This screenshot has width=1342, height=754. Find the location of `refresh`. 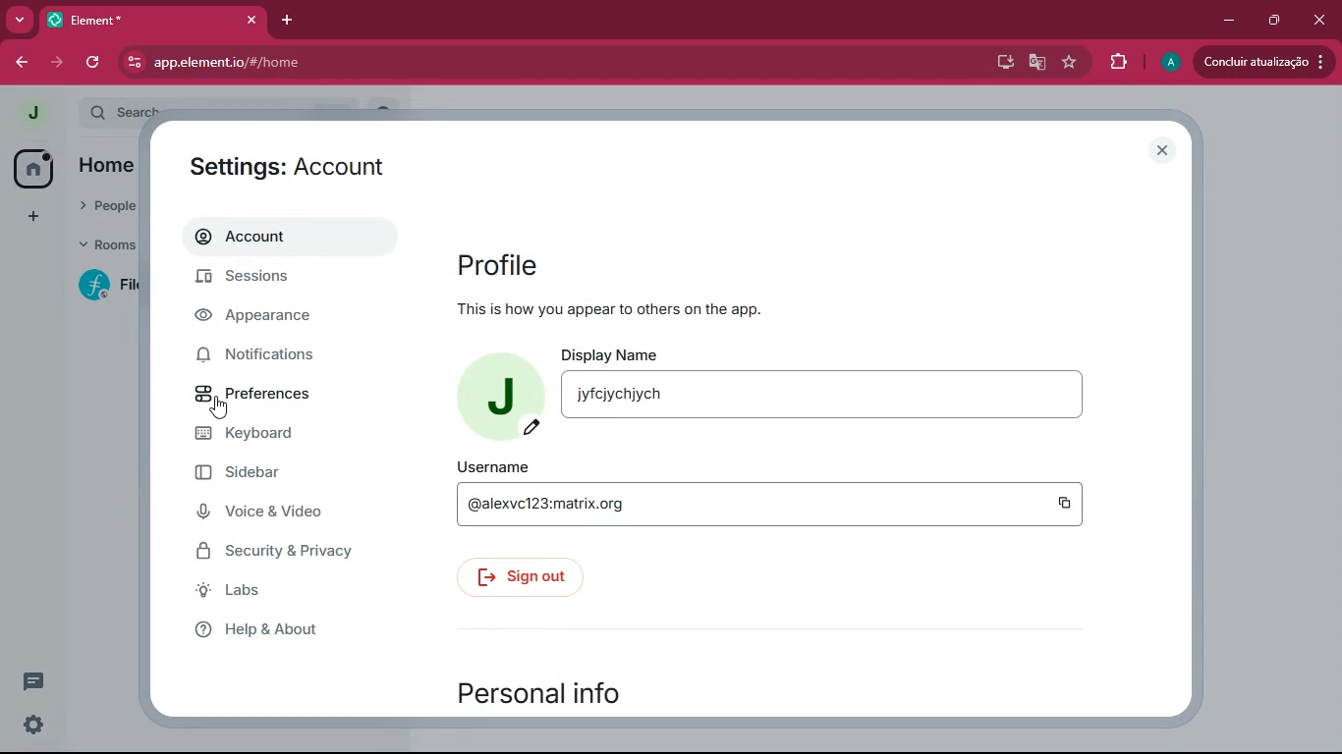

refresh is located at coordinates (94, 63).